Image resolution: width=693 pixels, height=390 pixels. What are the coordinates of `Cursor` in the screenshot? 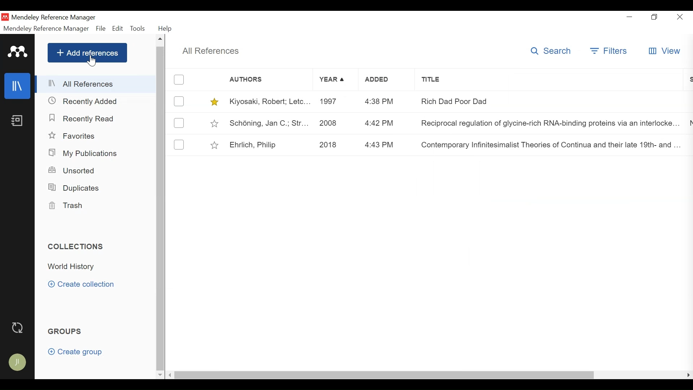 It's located at (91, 61).